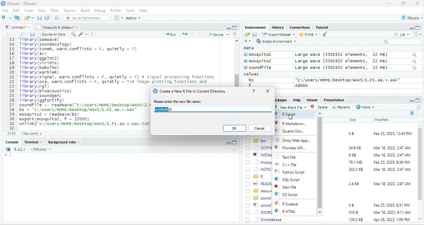  I want to click on open, so click(23, 34).